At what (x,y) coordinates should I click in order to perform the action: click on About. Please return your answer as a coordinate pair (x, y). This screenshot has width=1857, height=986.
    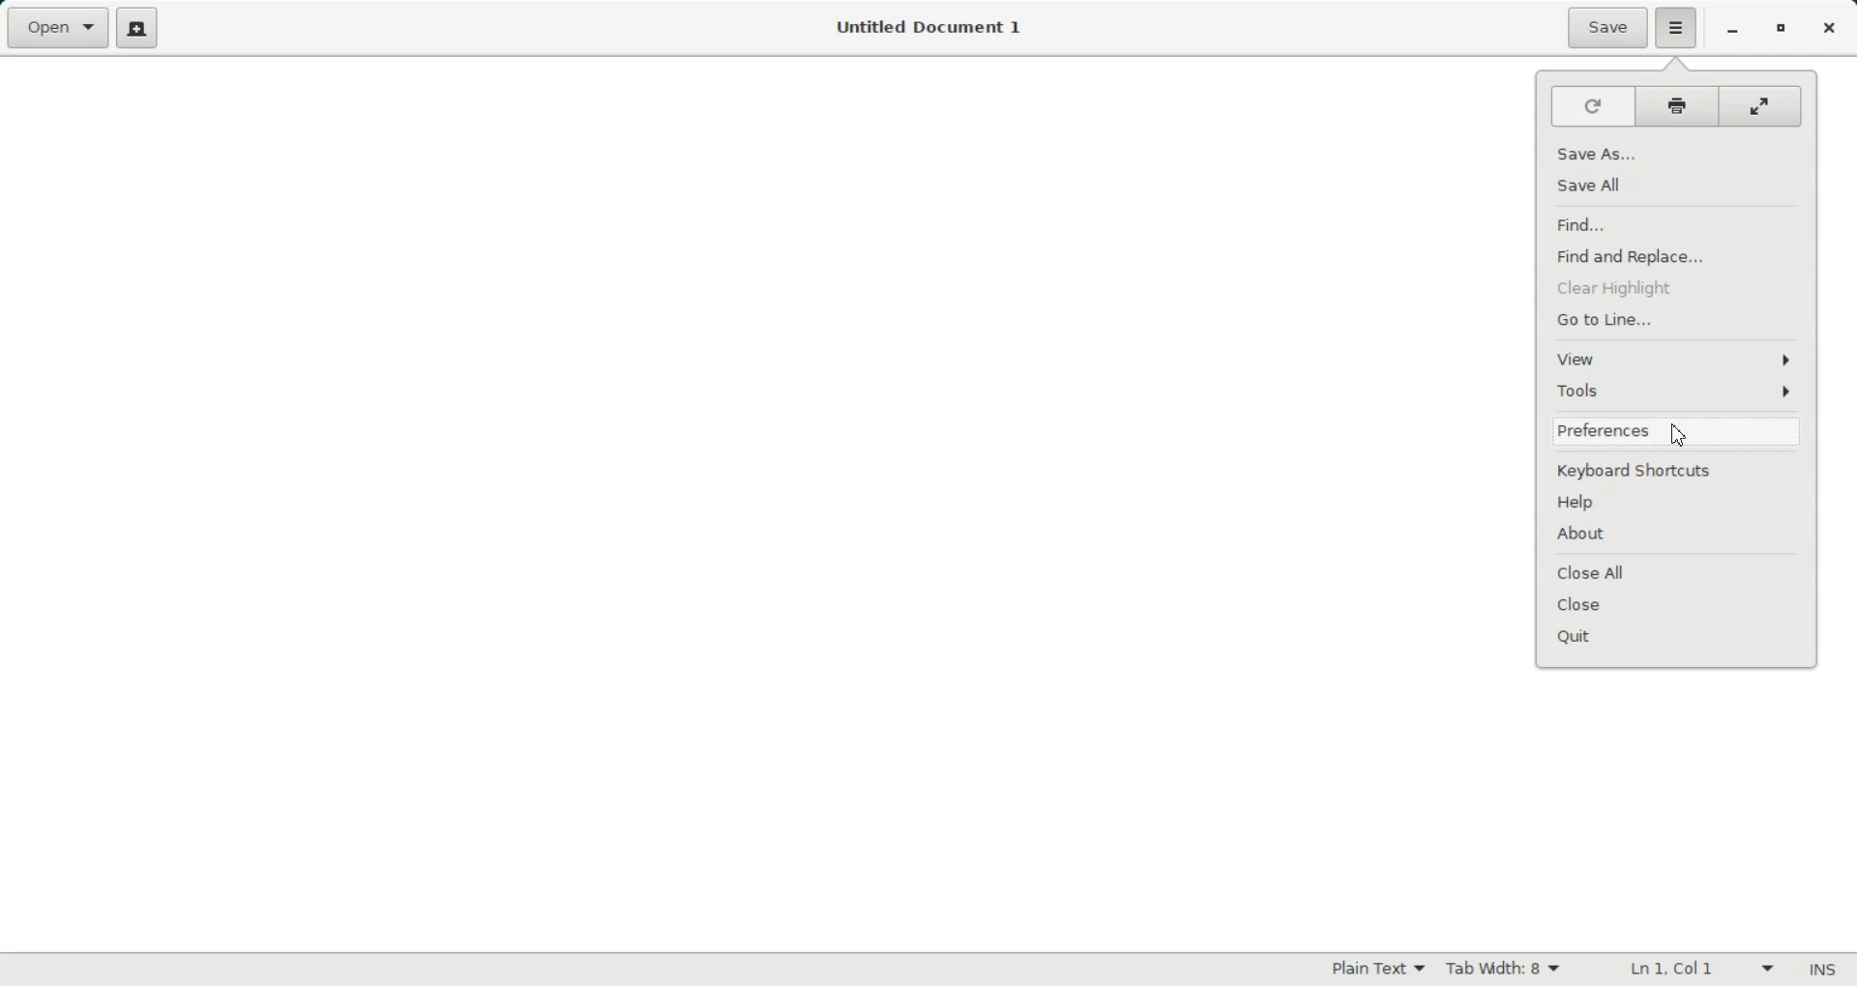
    Looking at the image, I should click on (1679, 534).